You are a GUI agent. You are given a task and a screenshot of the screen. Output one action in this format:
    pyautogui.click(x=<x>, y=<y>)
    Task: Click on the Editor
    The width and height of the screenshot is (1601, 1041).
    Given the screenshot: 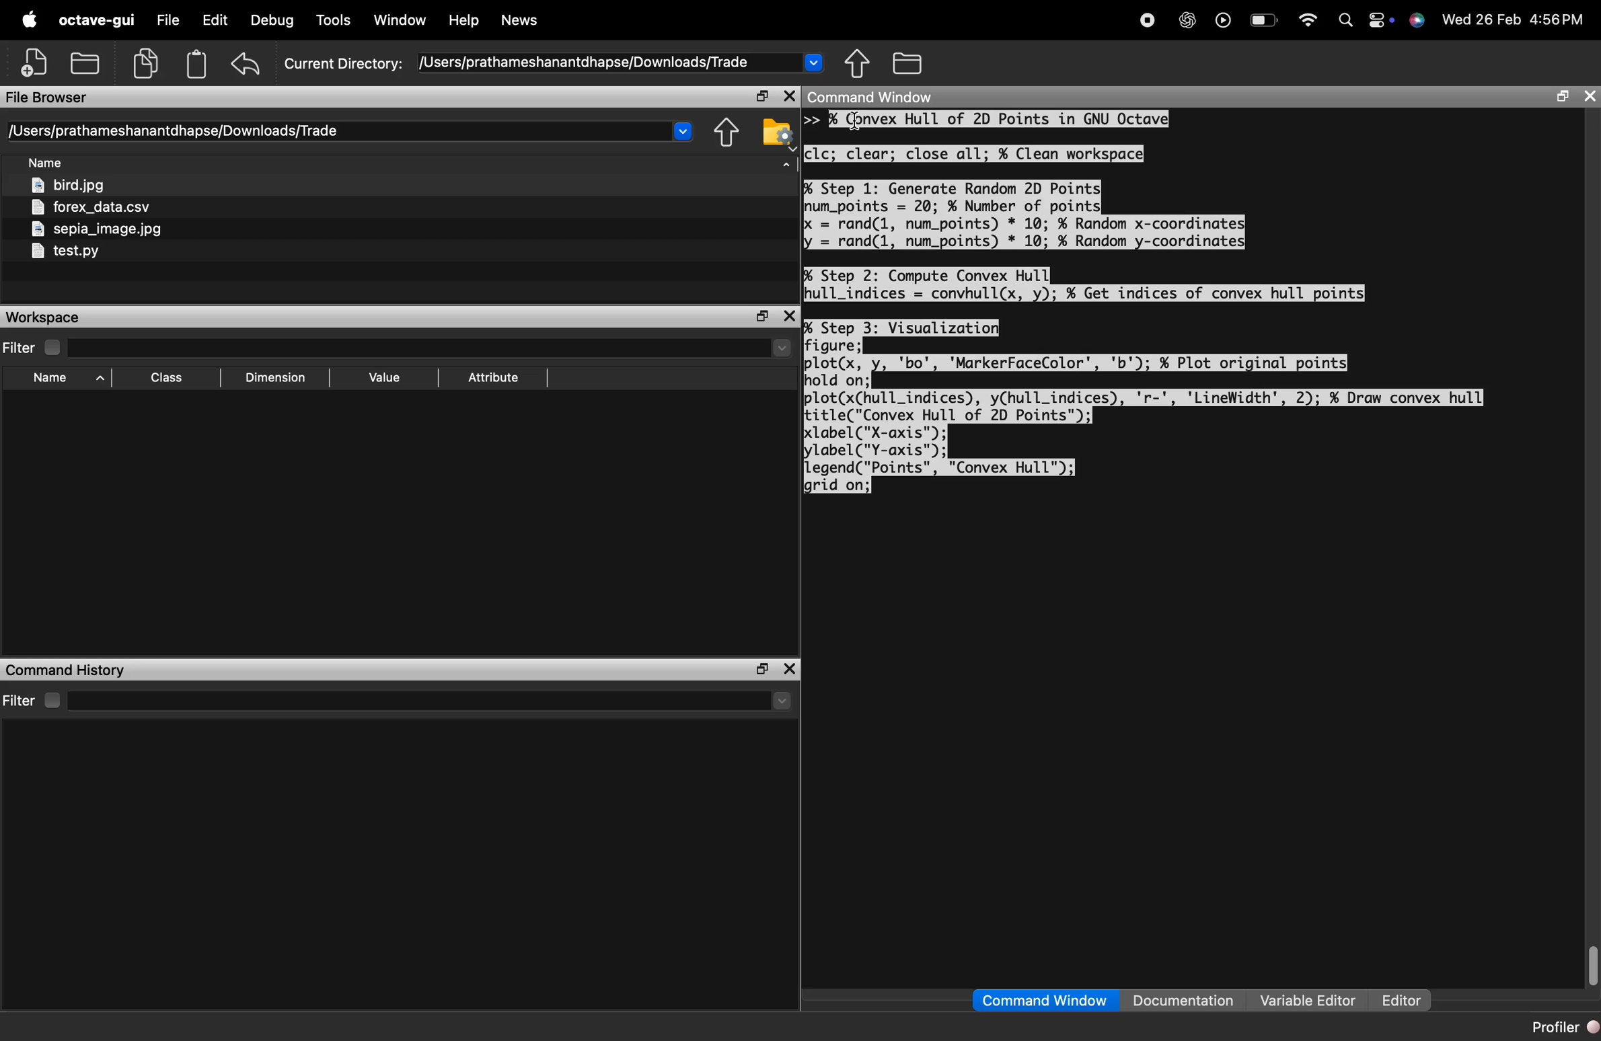 What is the action you would take?
    pyautogui.click(x=1401, y=1001)
    